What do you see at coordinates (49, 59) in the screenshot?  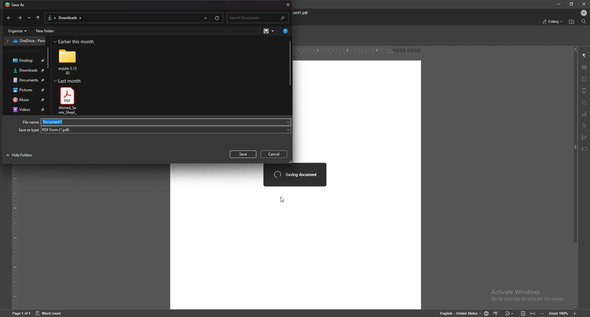 I see `scroll bar` at bounding box center [49, 59].